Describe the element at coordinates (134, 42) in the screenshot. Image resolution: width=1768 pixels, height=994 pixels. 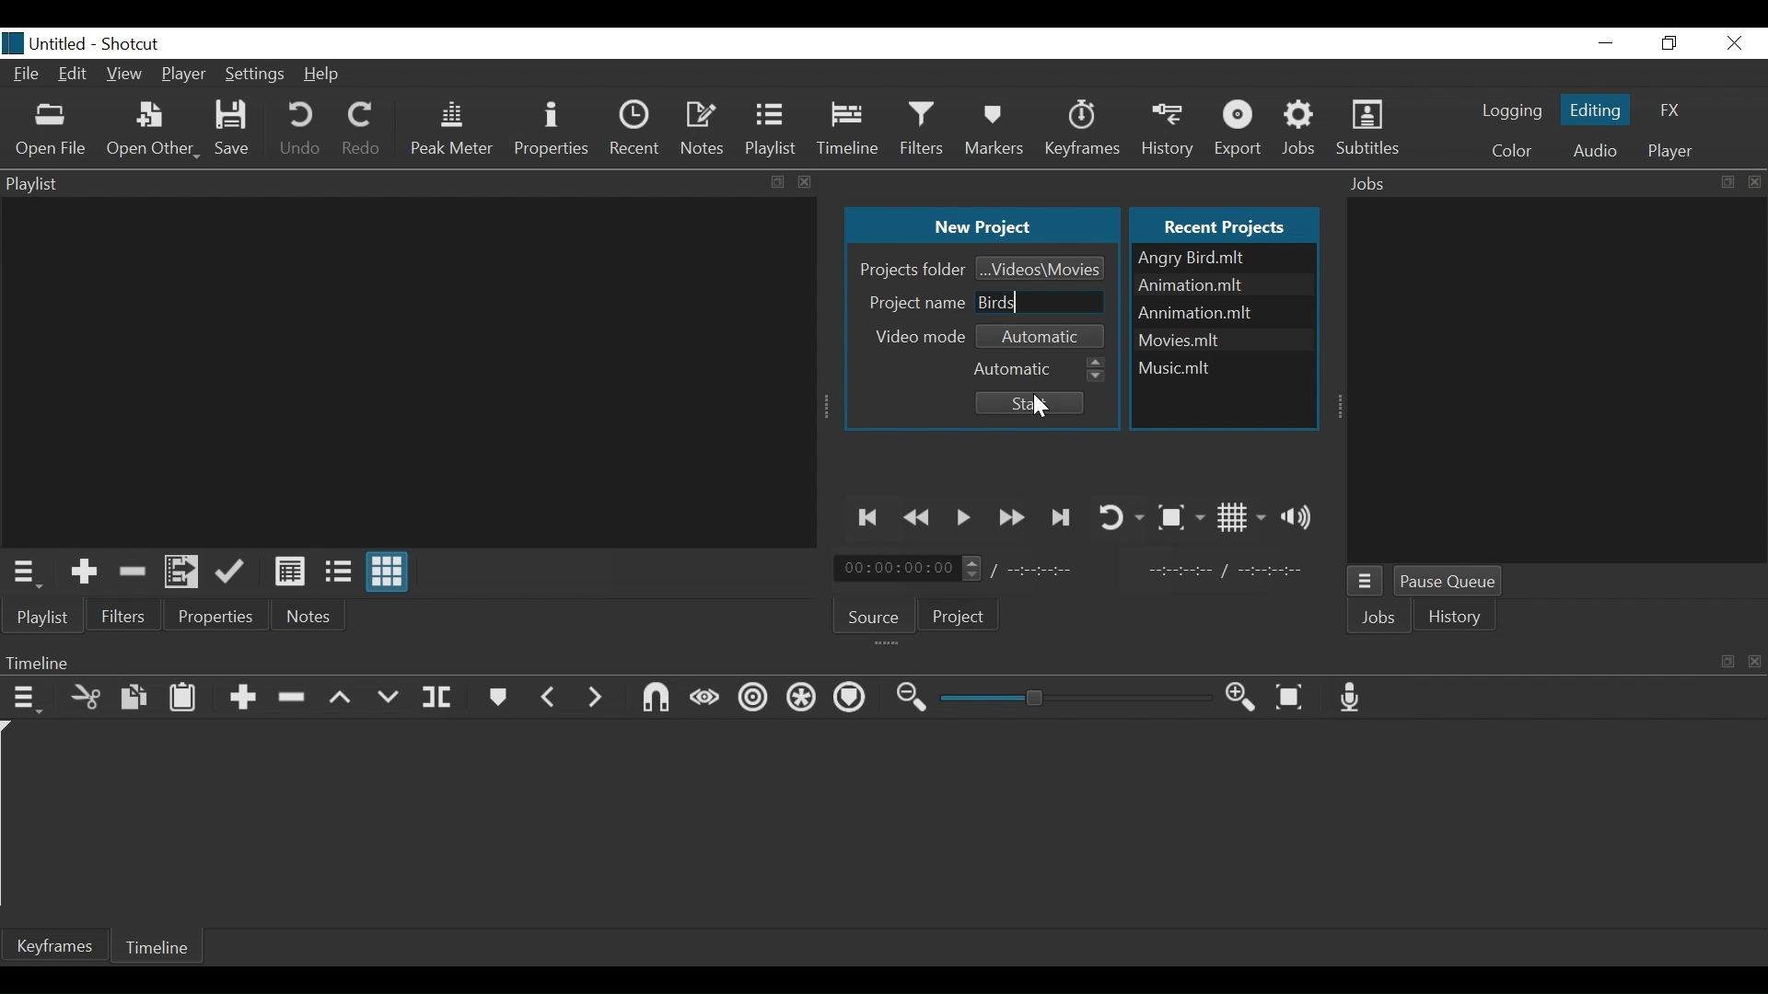
I see `Shotcut` at that location.